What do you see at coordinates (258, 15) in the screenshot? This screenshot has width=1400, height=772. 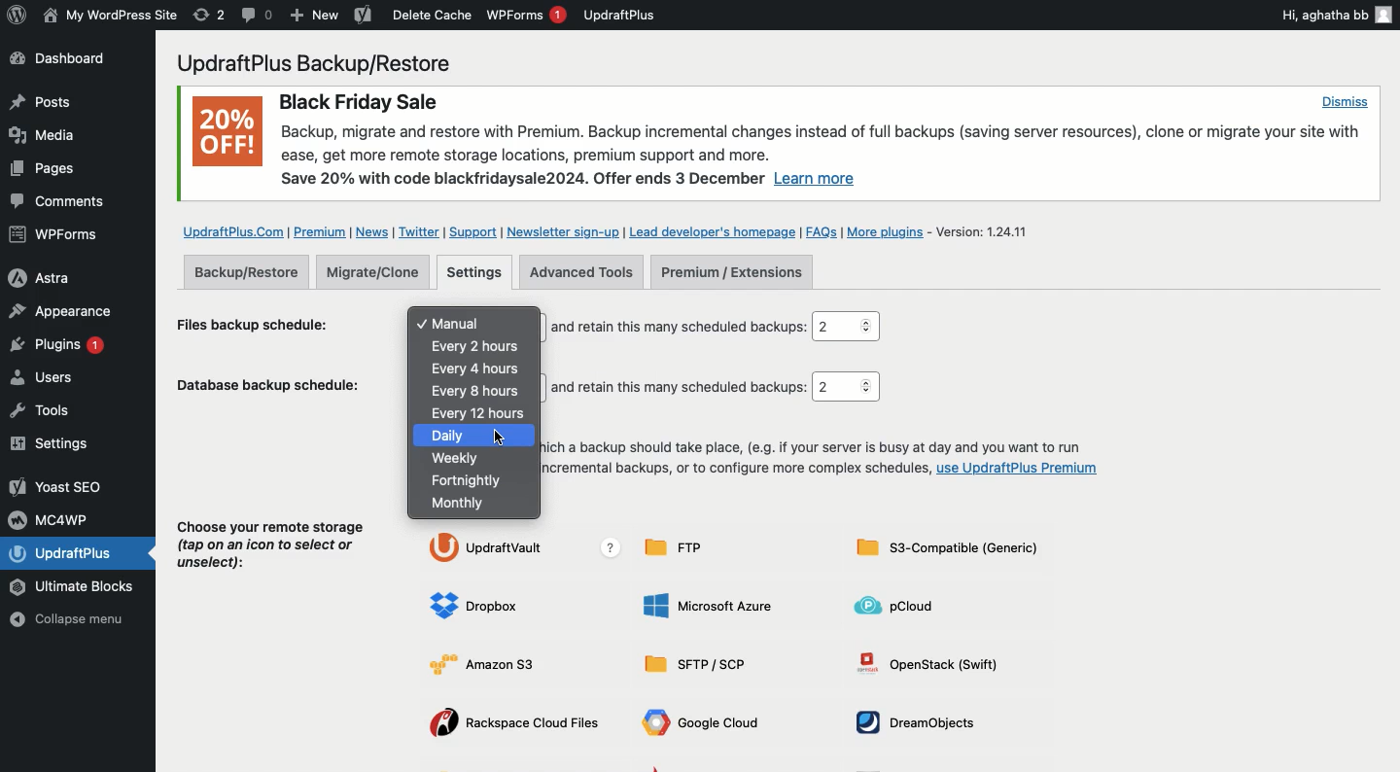 I see `Comment 0` at bounding box center [258, 15].